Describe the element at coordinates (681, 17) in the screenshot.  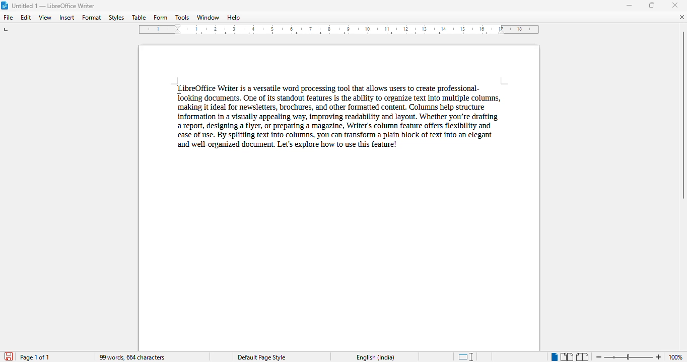
I see `close document` at that location.